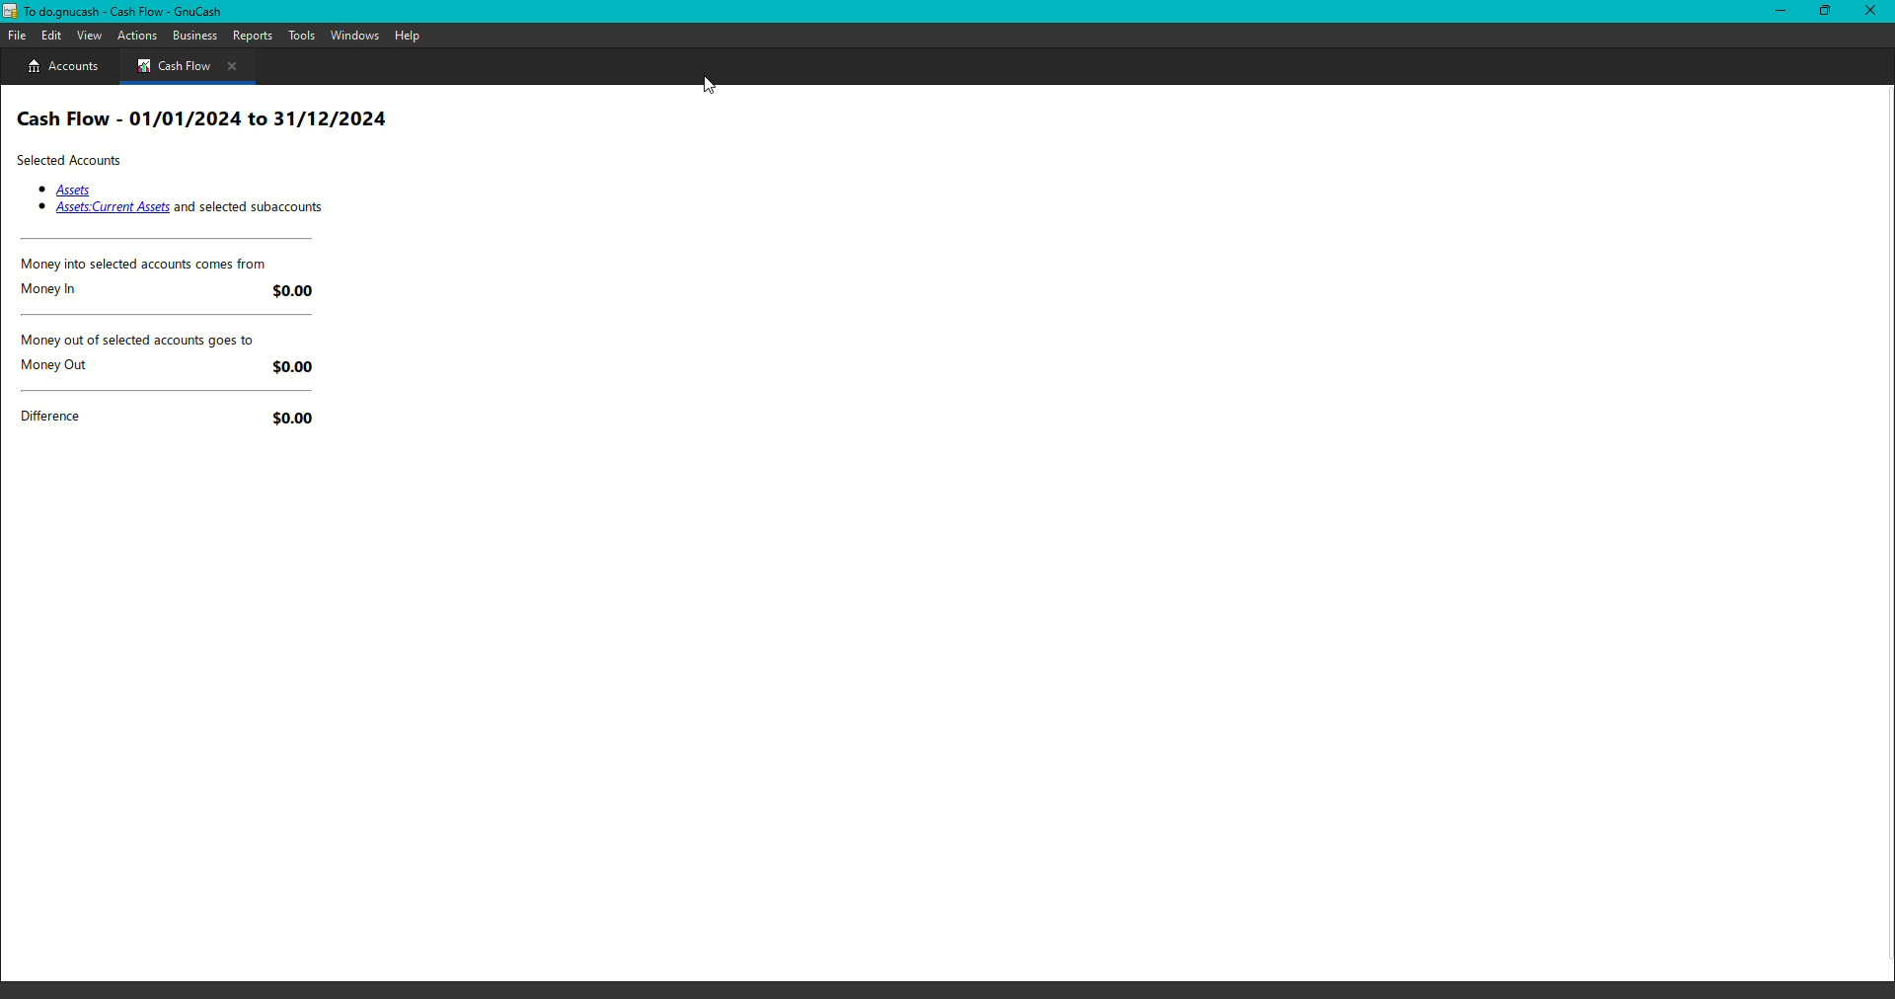 This screenshot has height=999, width=1895. What do you see at coordinates (18, 36) in the screenshot?
I see `File` at bounding box center [18, 36].